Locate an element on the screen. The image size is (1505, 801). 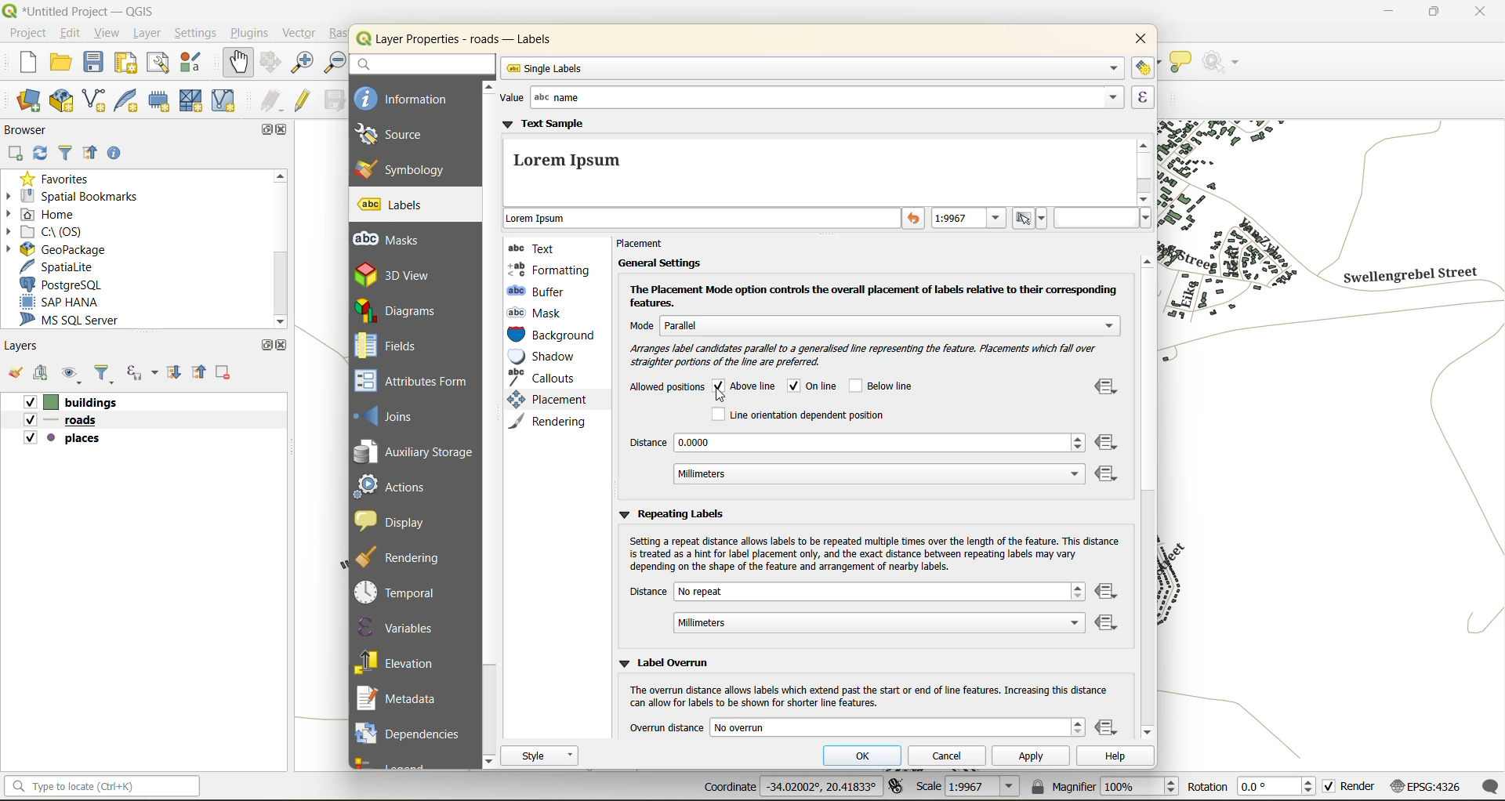
new shapefile layer is located at coordinates (101, 101).